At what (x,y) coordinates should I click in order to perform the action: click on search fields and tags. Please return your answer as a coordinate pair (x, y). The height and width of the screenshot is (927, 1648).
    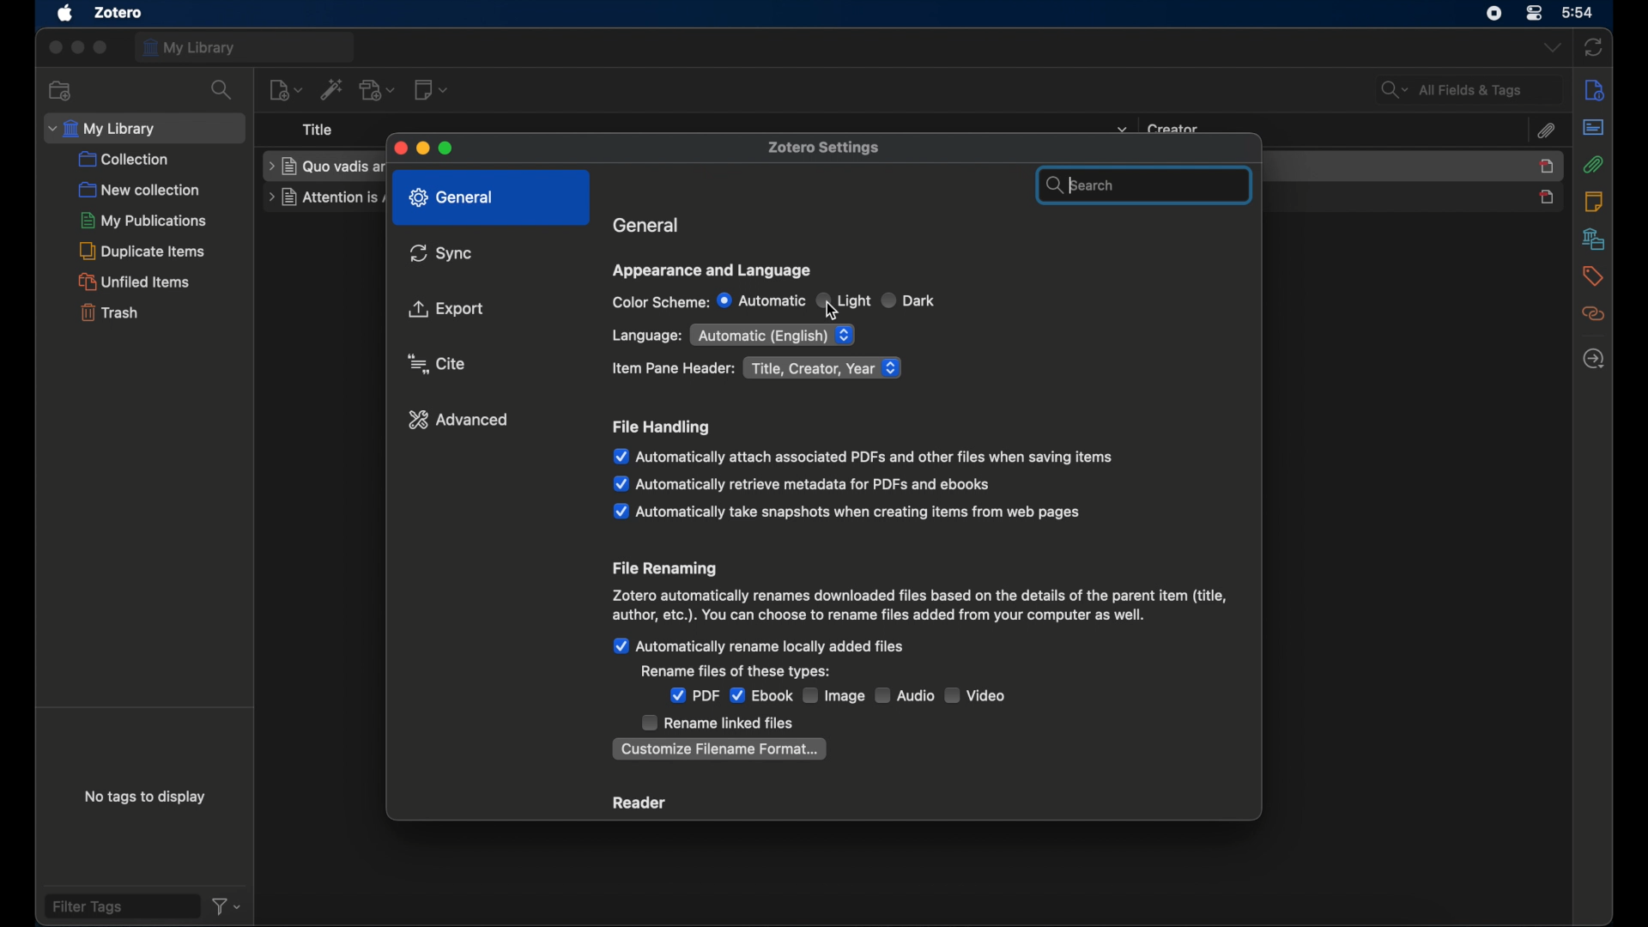
    Looking at the image, I should click on (1469, 89).